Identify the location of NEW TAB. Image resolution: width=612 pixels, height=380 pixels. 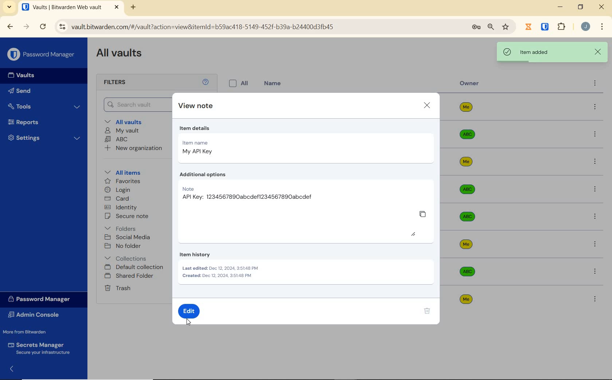
(134, 7).